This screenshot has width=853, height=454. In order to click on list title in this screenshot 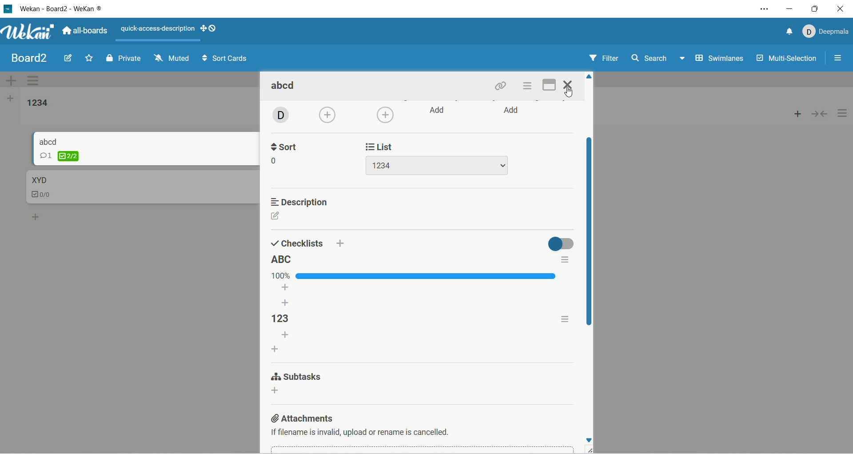, I will do `click(283, 260)`.